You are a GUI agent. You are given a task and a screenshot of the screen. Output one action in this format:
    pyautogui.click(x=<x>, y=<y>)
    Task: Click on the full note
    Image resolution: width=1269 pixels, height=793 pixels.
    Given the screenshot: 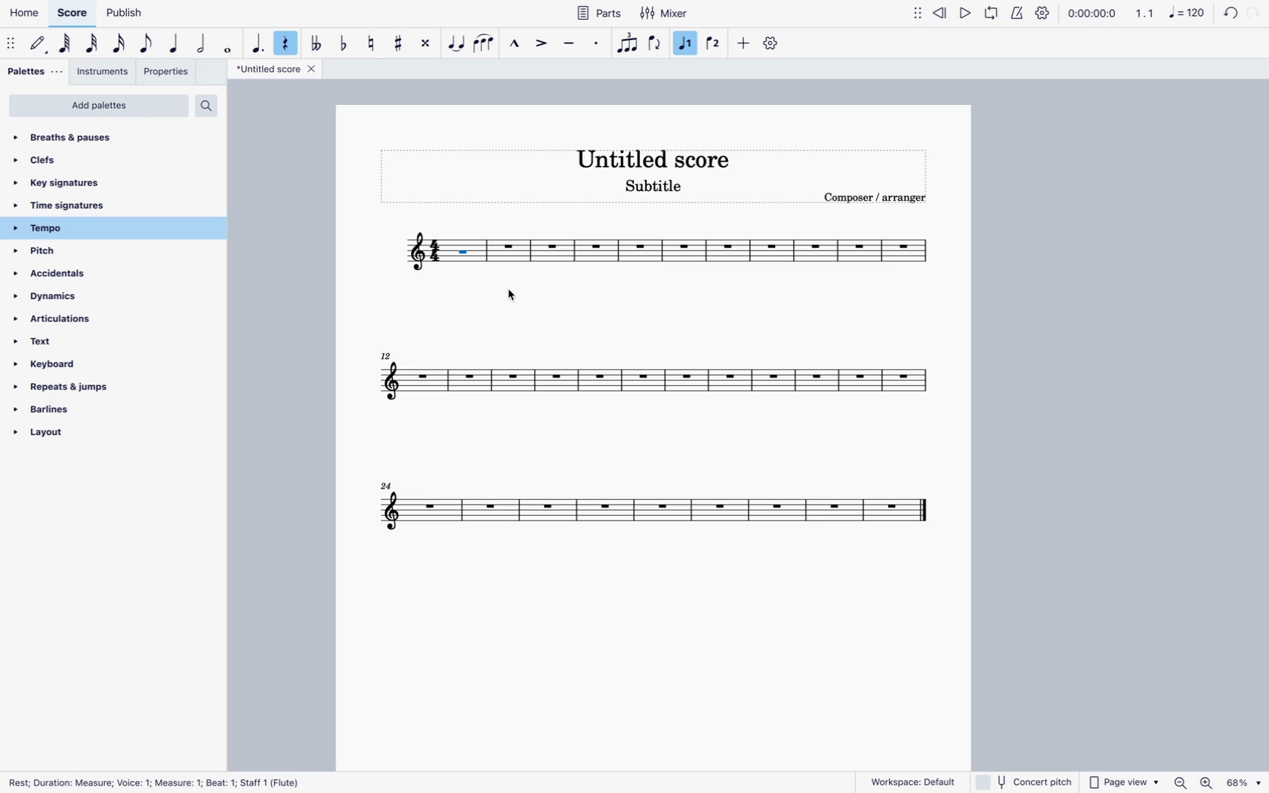 What is the action you would take?
    pyautogui.click(x=229, y=45)
    